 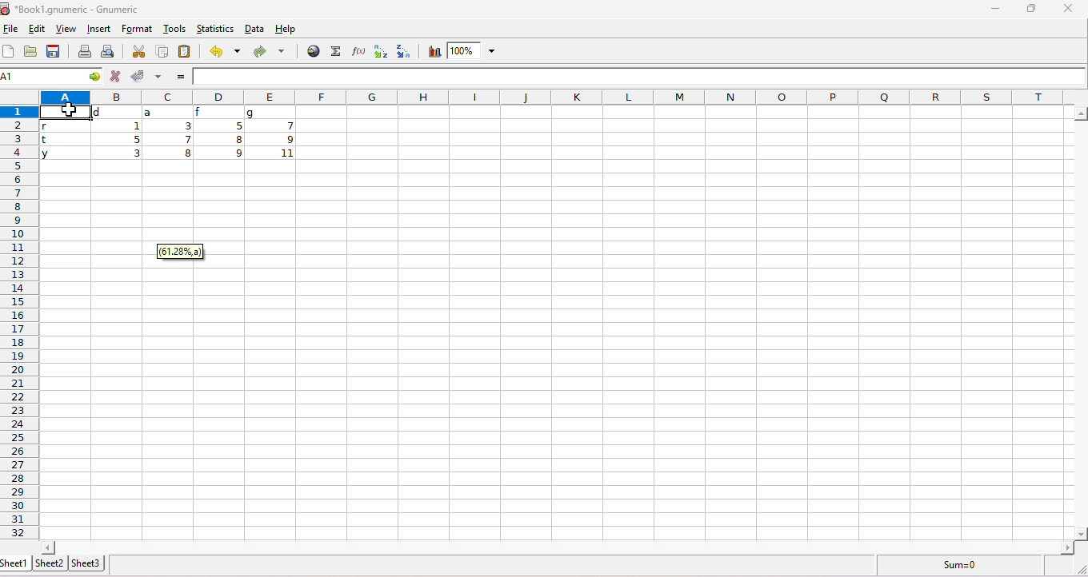 What do you see at coordinates (86, 563) in the screenshot?
I see `sheet3` at bounding box center [86, 563].